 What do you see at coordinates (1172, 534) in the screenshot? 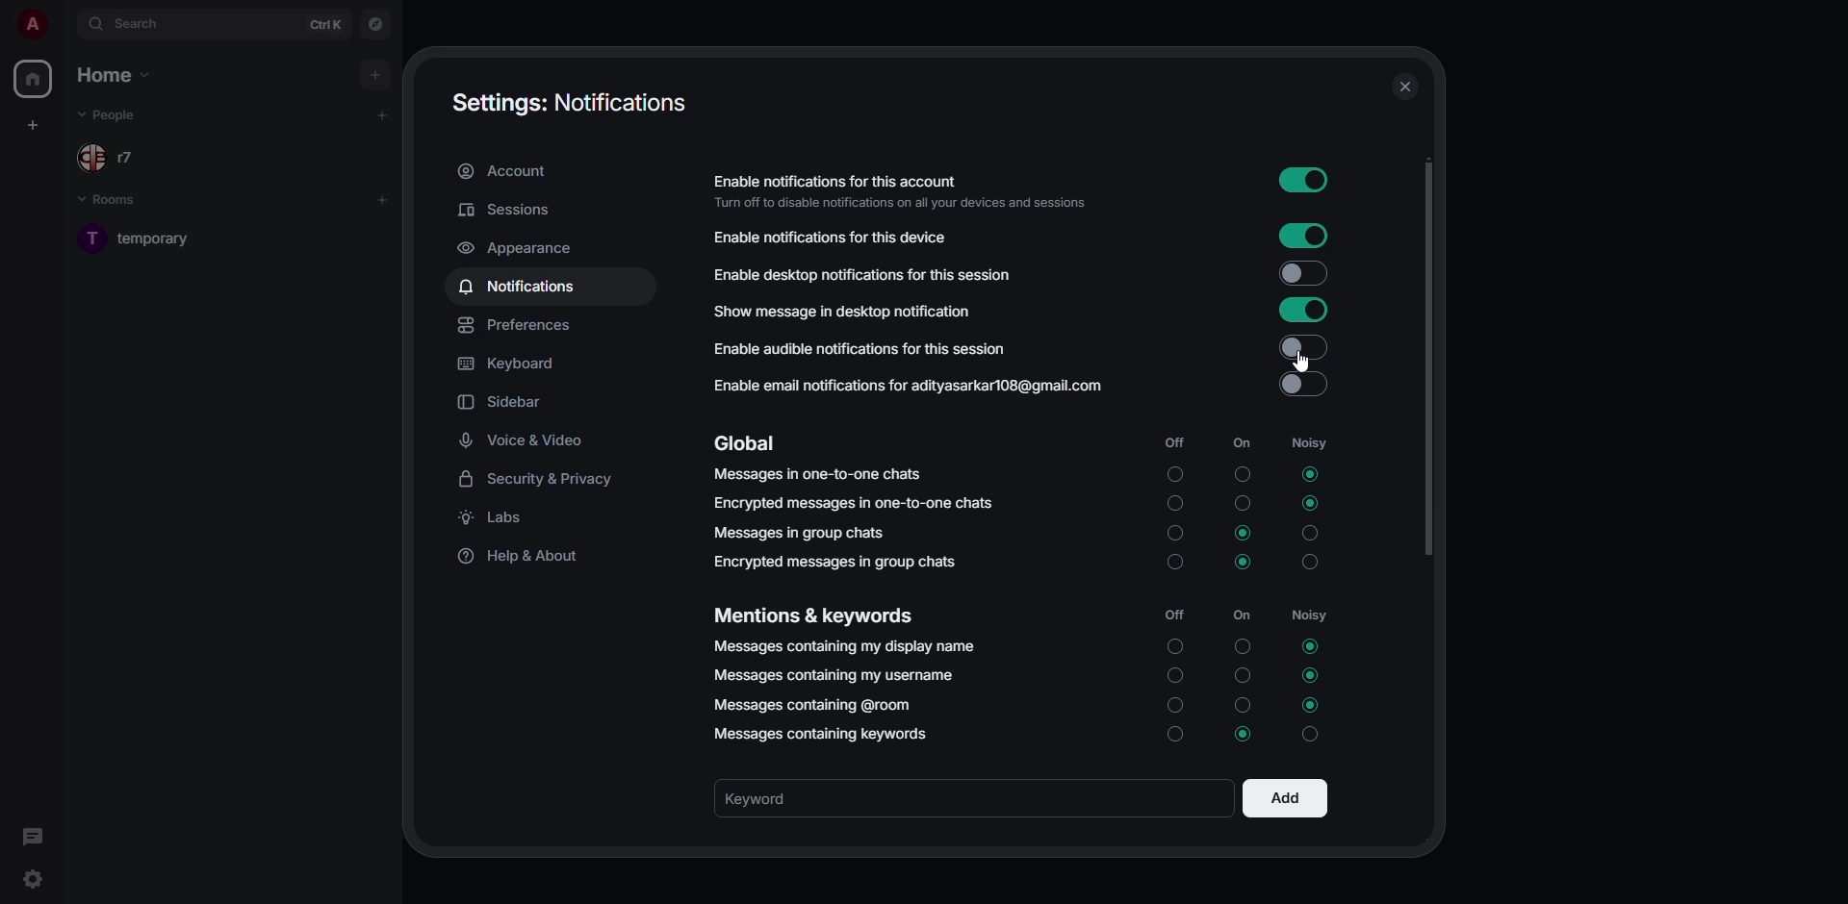
I see `off` at bounding box center [1172, 534].